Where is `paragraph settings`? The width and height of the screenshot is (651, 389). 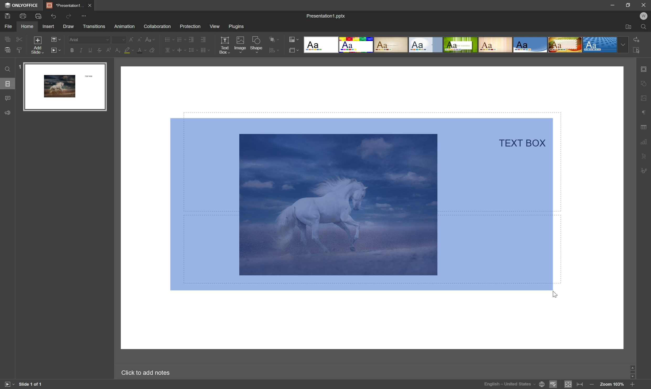
paragraph settings is located at coordinates (644, 113).